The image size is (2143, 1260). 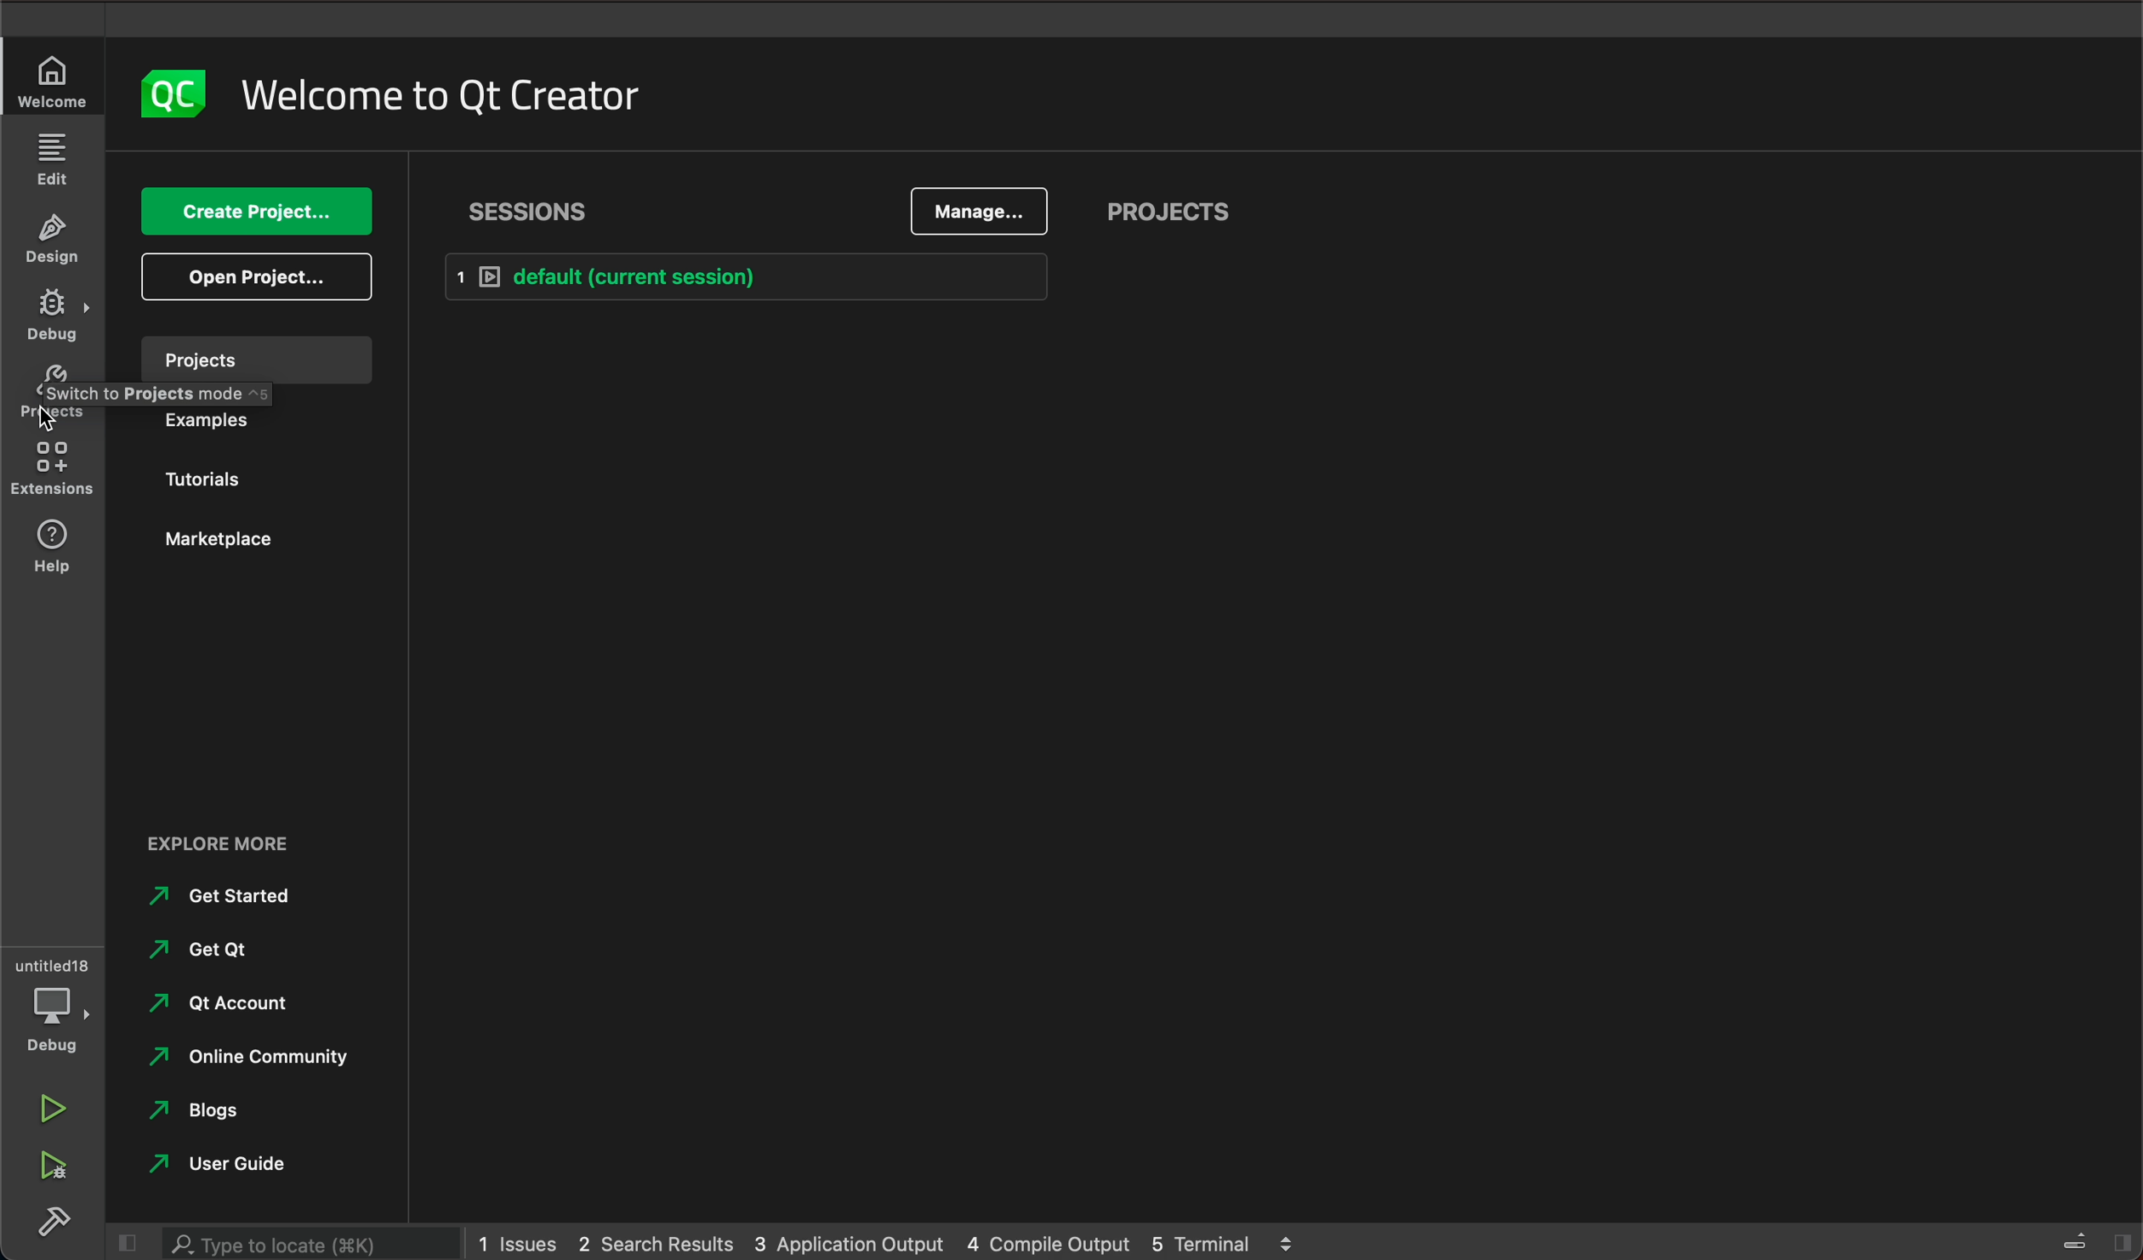 What do you see at coordinates (263, 361) in the screenshot?
I see `projects` at bounding box center [263, 361].